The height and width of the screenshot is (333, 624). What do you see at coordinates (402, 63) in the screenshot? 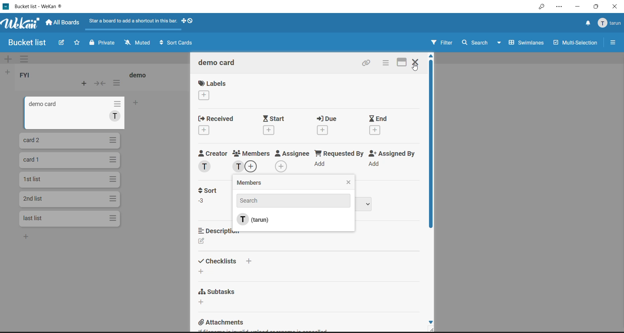
I see `maximize card` at bounding box center [402, 63].